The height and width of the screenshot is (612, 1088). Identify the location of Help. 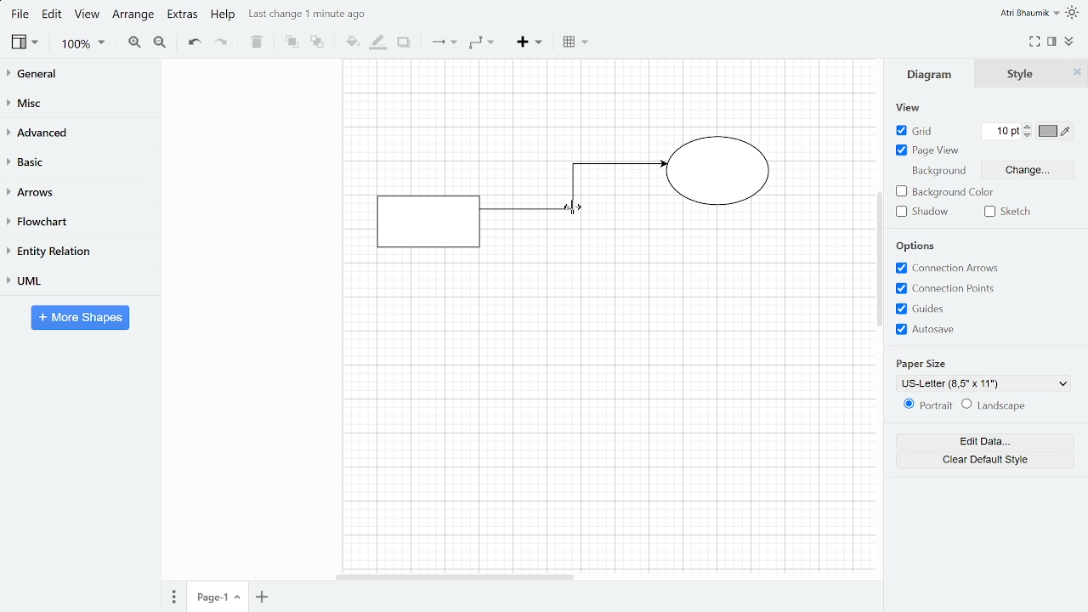
(224, 15).